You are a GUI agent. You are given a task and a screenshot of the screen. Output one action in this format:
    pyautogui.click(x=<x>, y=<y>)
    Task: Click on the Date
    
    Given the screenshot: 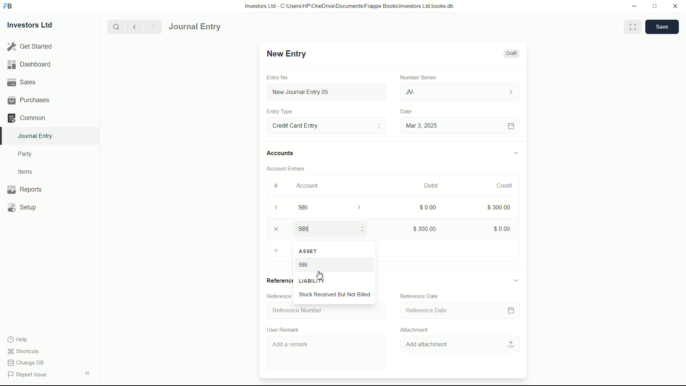 What is the action you would take?
    pyautogui.click(x=407, y=112)
    